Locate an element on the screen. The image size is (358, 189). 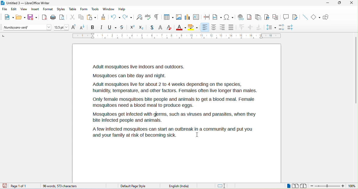
decrease paragraph spacing is located at coordinates (294, 27).